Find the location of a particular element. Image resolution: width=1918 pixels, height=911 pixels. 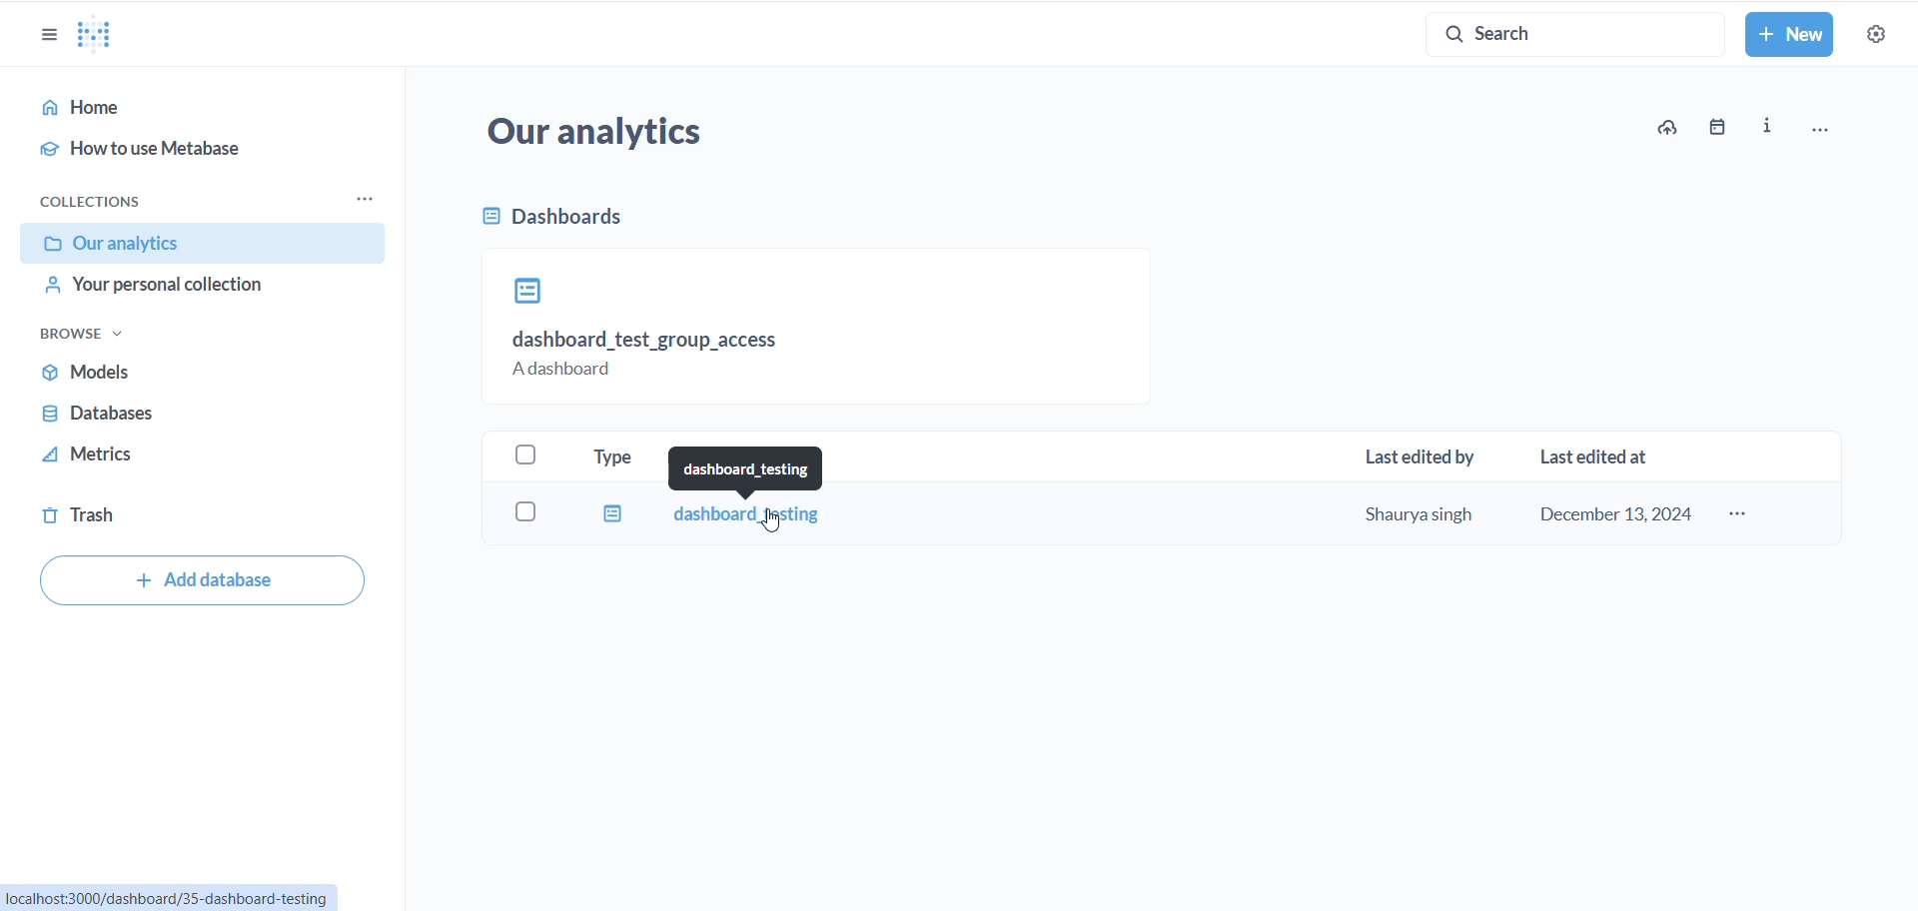

localhost:3000/dashboard/35-dashboard-testing is located at coordinates (170, 898).